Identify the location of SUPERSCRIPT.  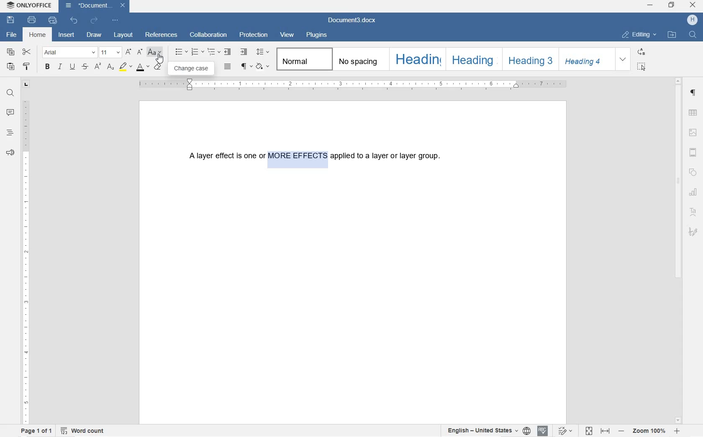
(97, 67).